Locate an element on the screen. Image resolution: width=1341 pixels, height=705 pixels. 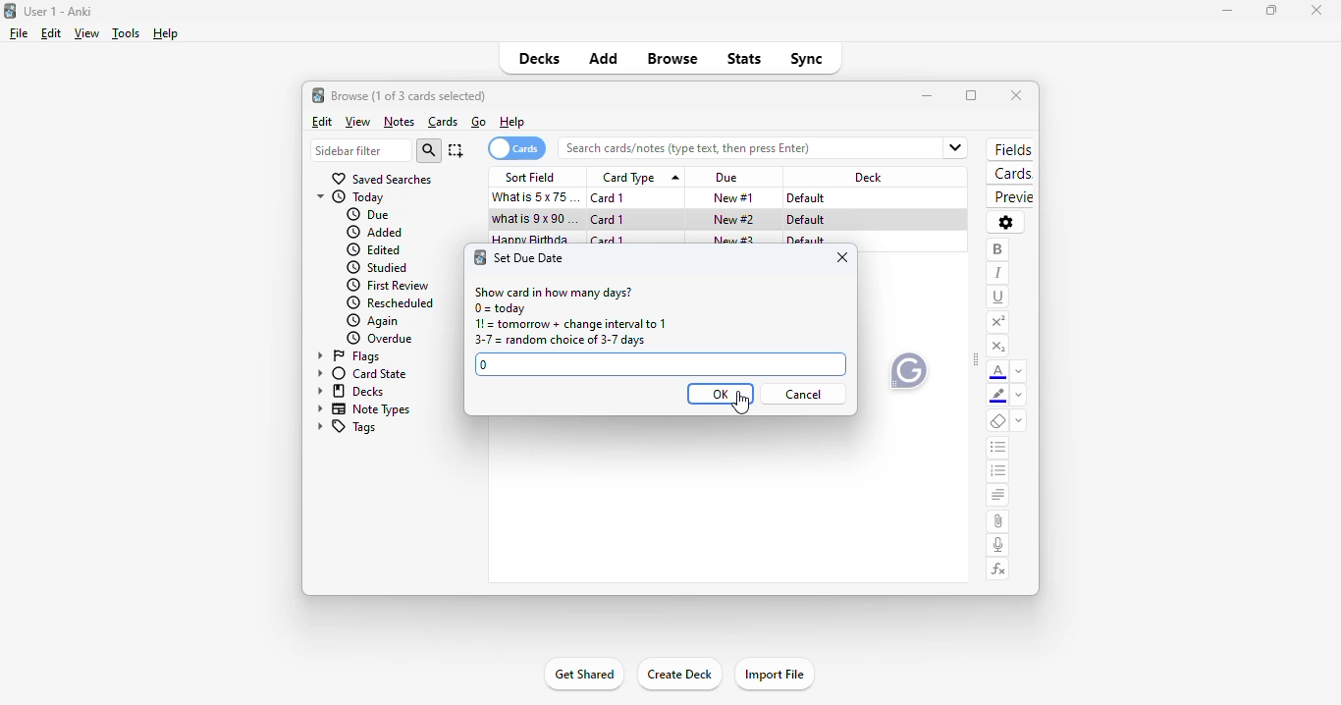
default is located at coordinates (805, 242).